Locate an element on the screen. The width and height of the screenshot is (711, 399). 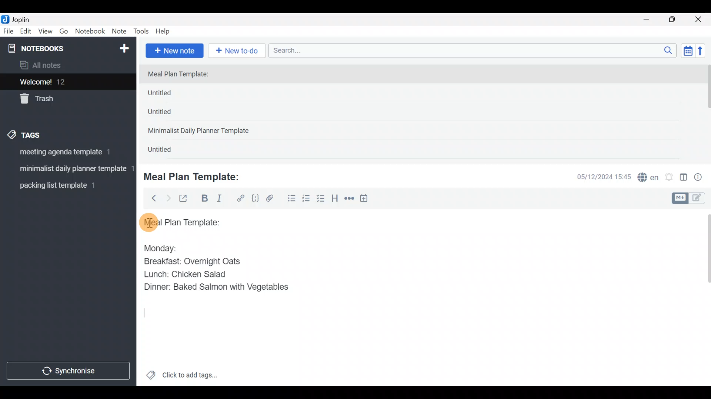
Trash is located at coordinates (64, 99).